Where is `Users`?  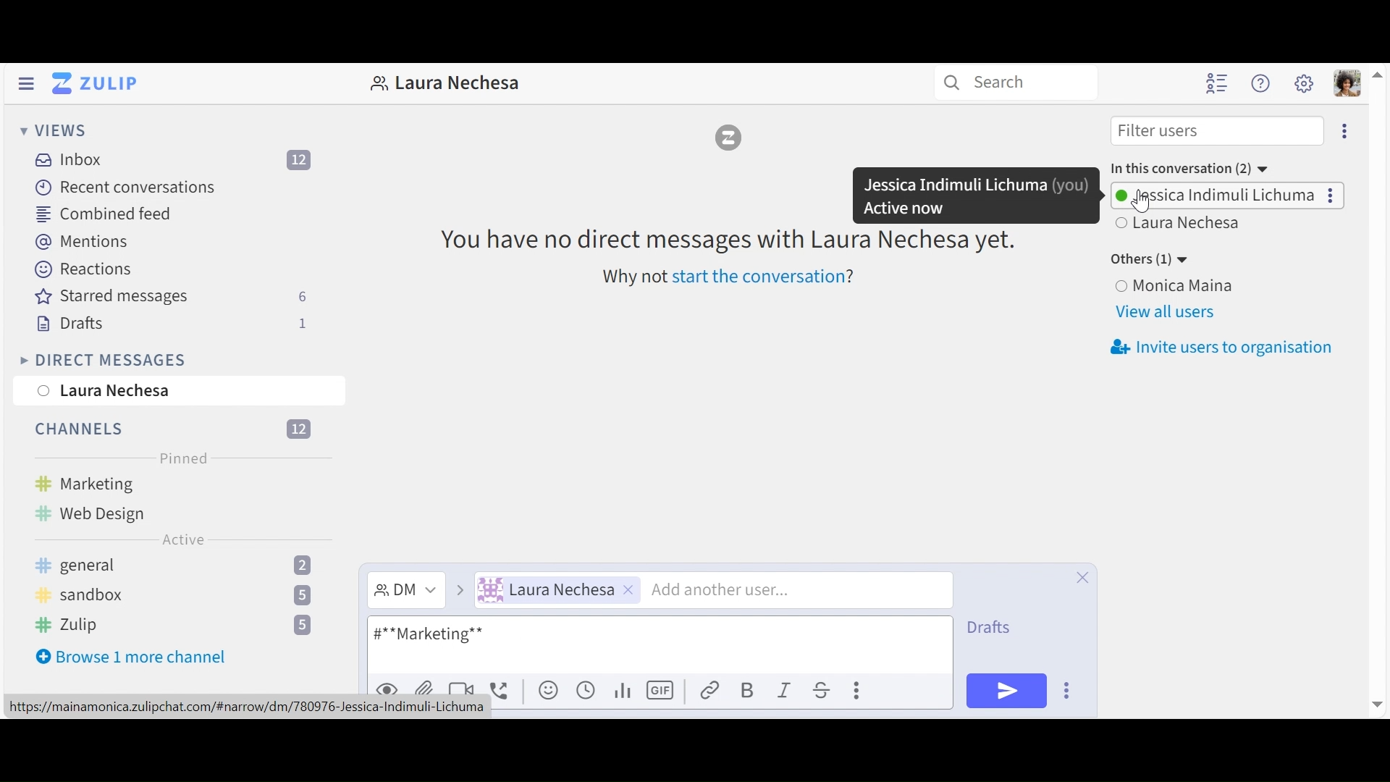
Users is located at coordinates (1223, 197).